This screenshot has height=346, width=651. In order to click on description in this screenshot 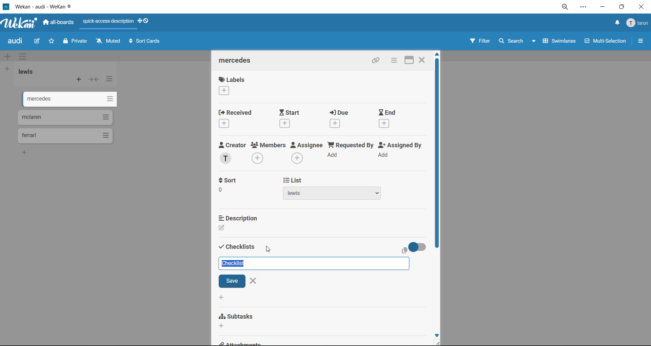, I will do `click(238, 218)`.